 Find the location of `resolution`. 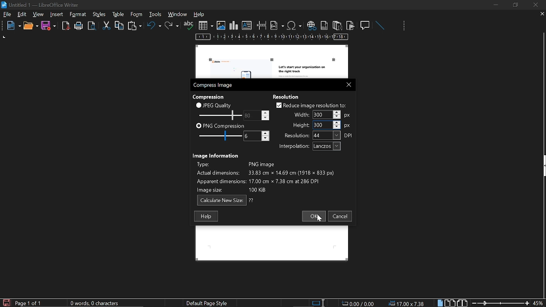

resolution is located at coordinates (319, 135).